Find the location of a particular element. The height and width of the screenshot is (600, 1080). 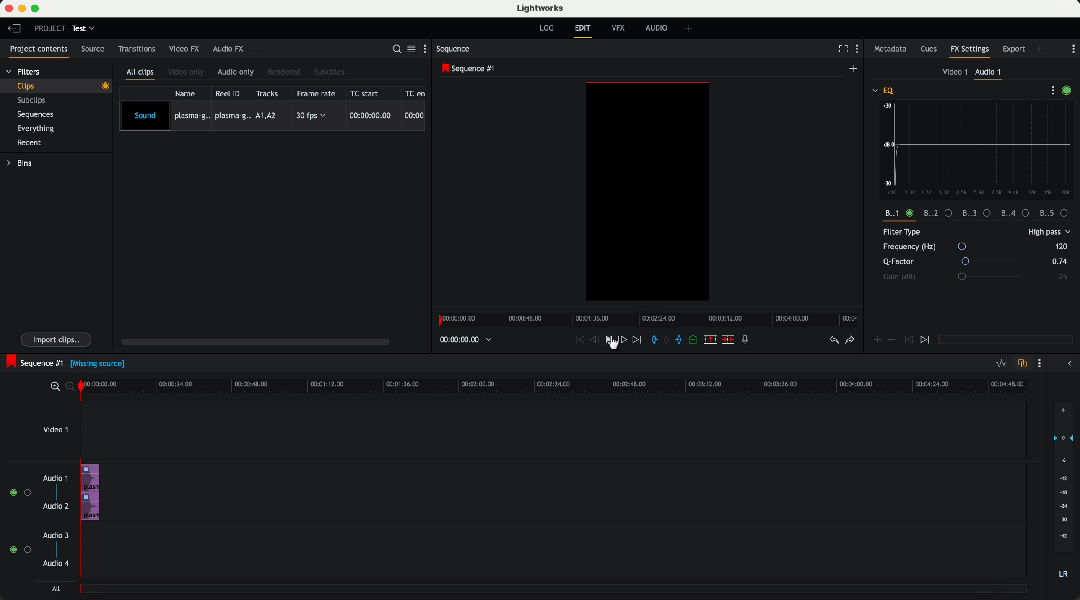

(Missing source) is located at coordinates (100, 365).